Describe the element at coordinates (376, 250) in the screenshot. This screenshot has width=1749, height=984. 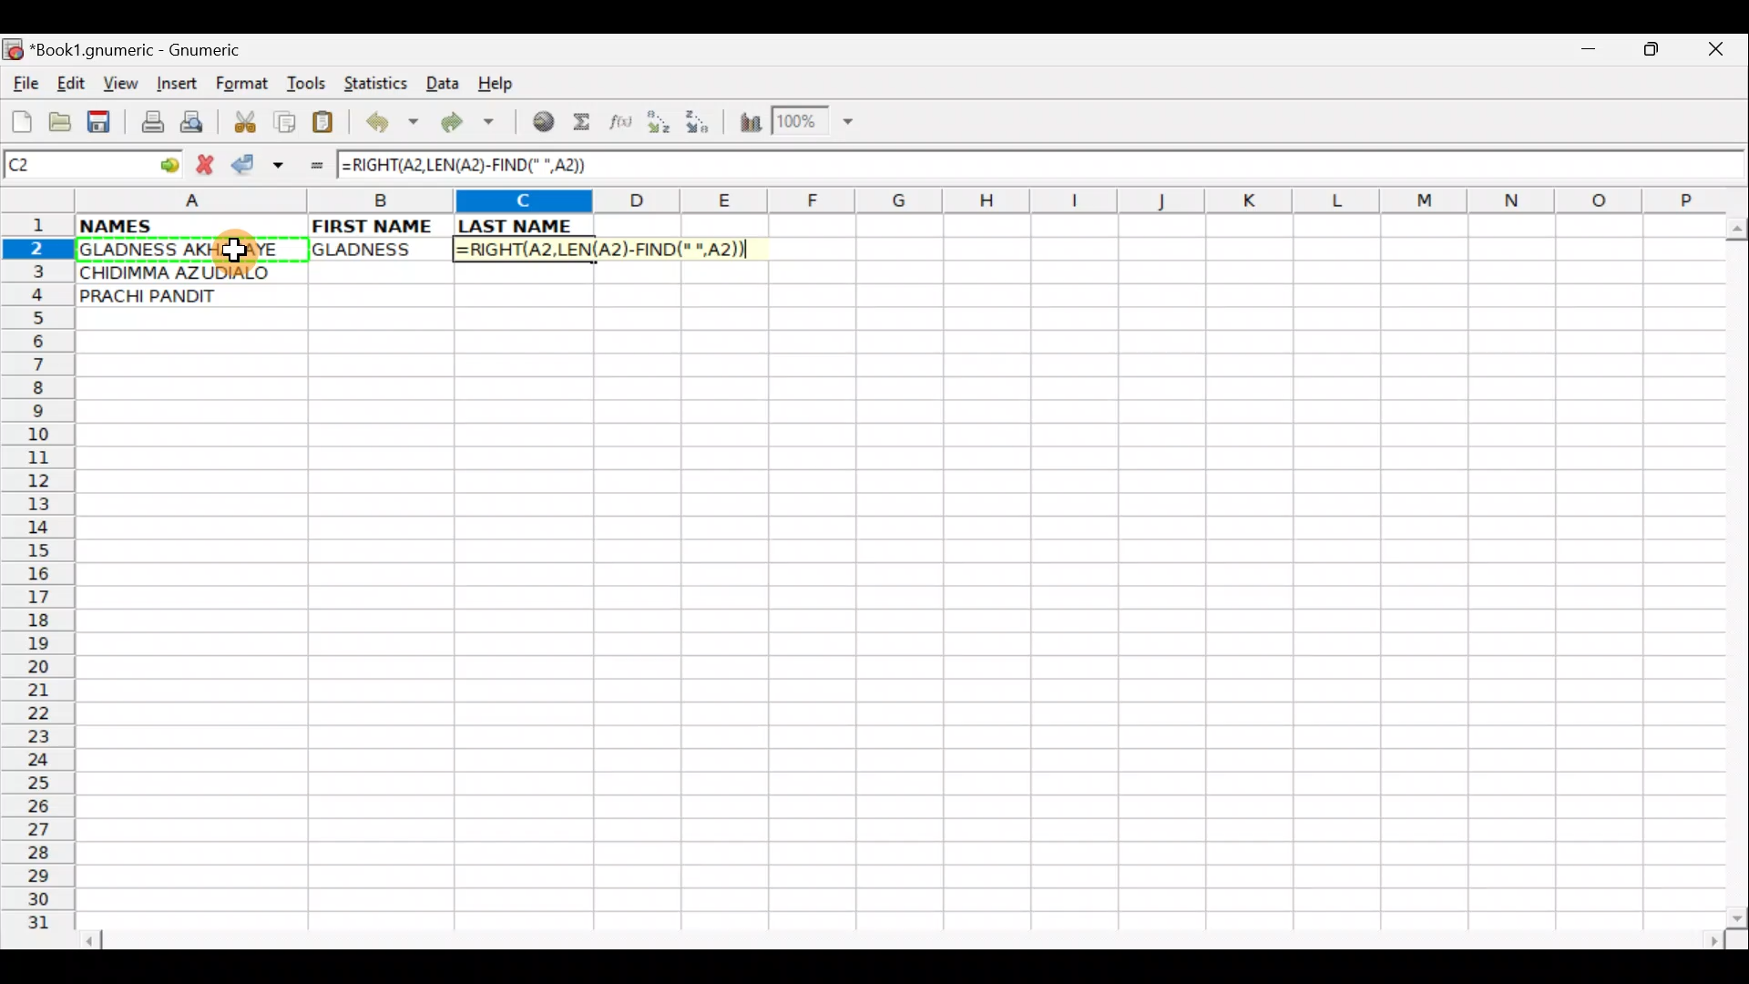
I see `GLADNESS` at that location.